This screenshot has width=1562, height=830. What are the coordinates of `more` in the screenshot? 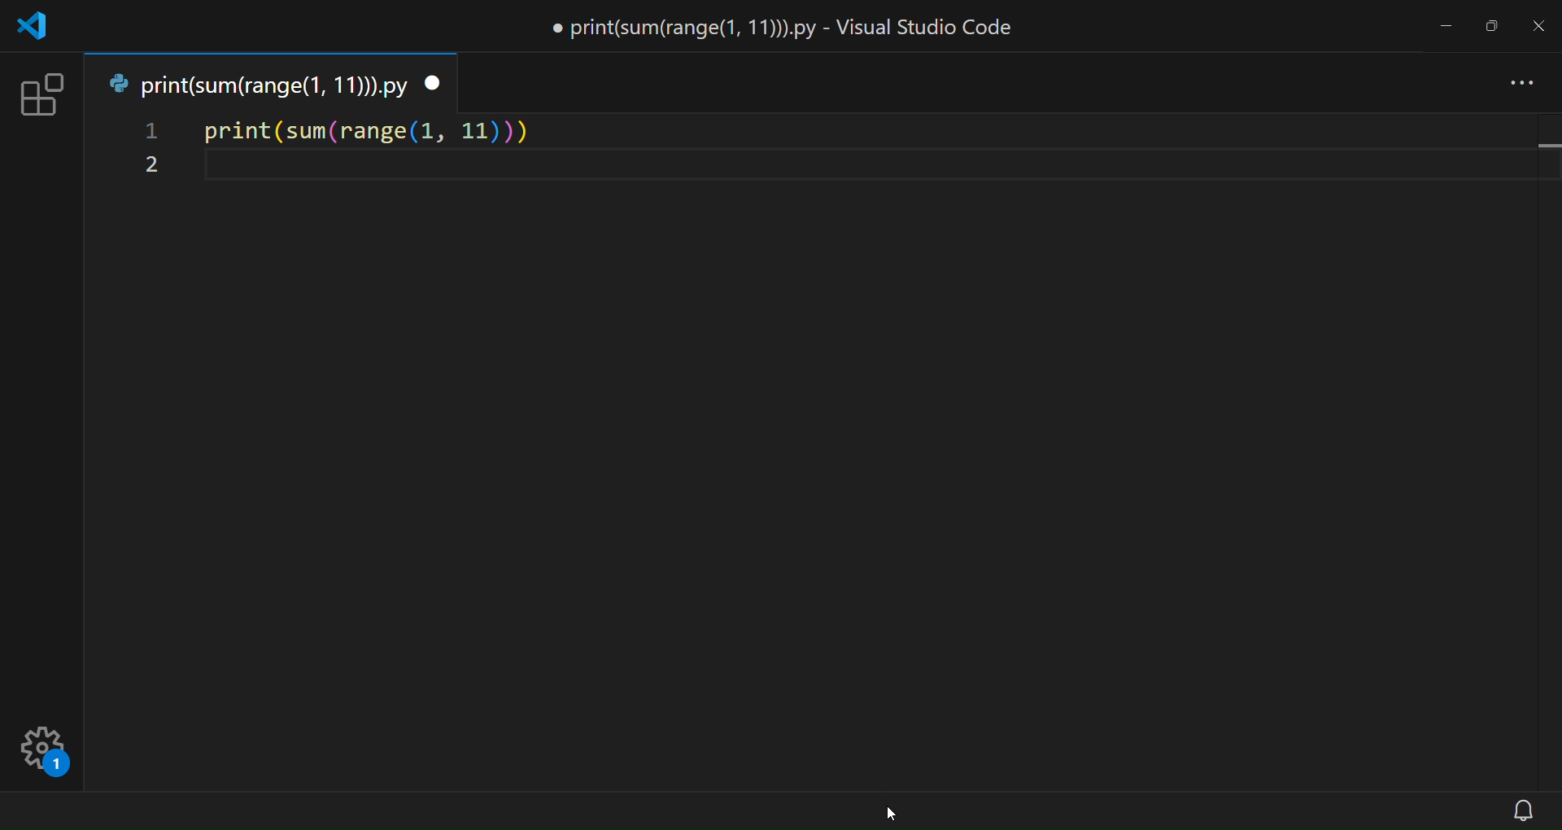 It's located at (1524, 85).